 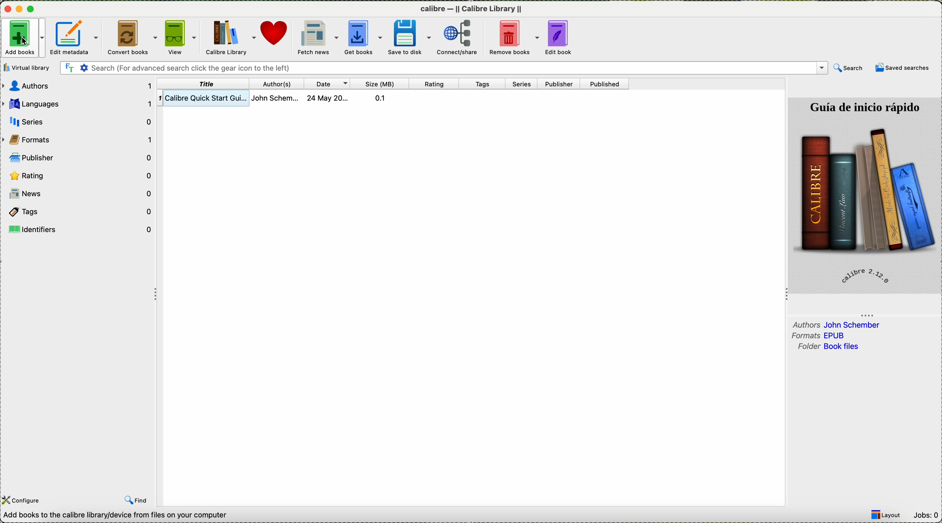 What do you see at coordinates (513, 38) in the screenshot?
I see `remove books` at bounding box center [513, 38].